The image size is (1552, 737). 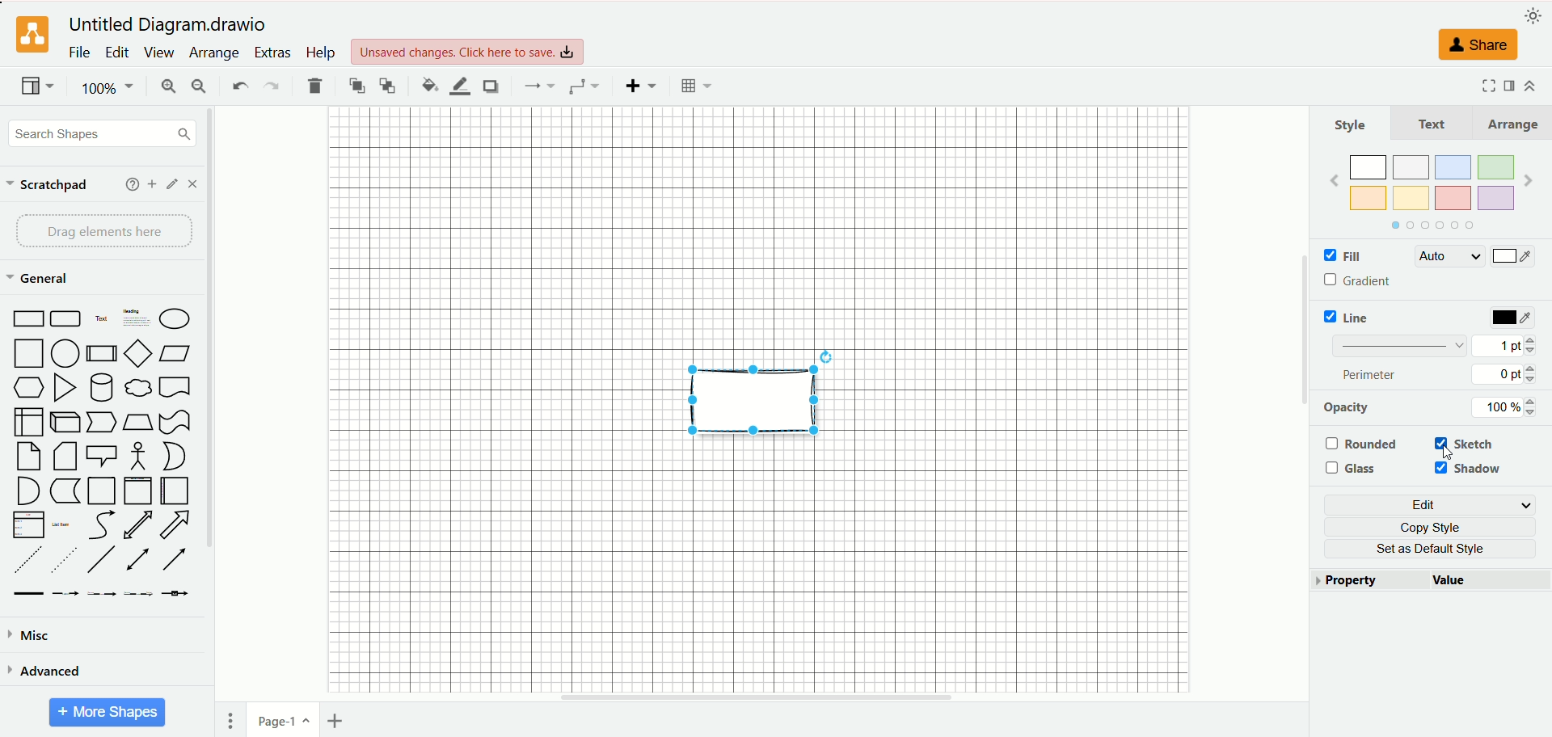 What do you see at coordinates (1360, 444) in the screenshot?
I see `unselected` at bounding box center [1360, 444].